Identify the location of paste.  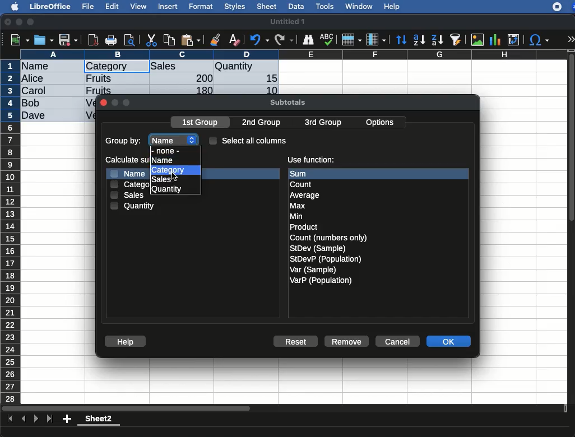
(190, 40).